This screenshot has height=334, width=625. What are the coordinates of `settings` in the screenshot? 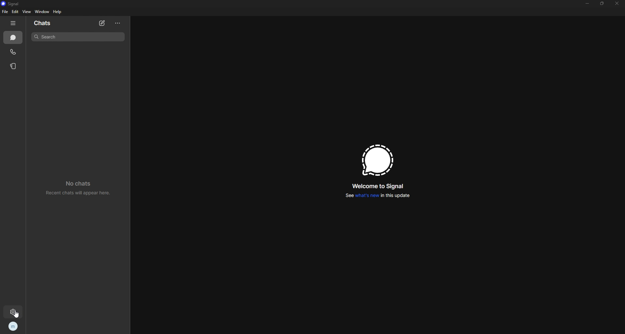 It's located at (14, 312).